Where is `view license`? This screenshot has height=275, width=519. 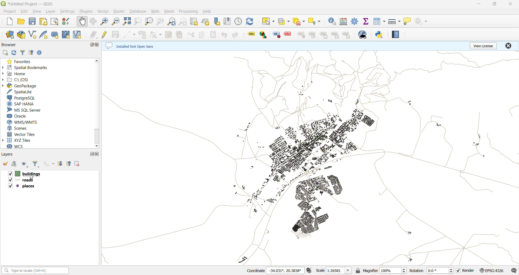
view license is located at coordinates (484, 45).